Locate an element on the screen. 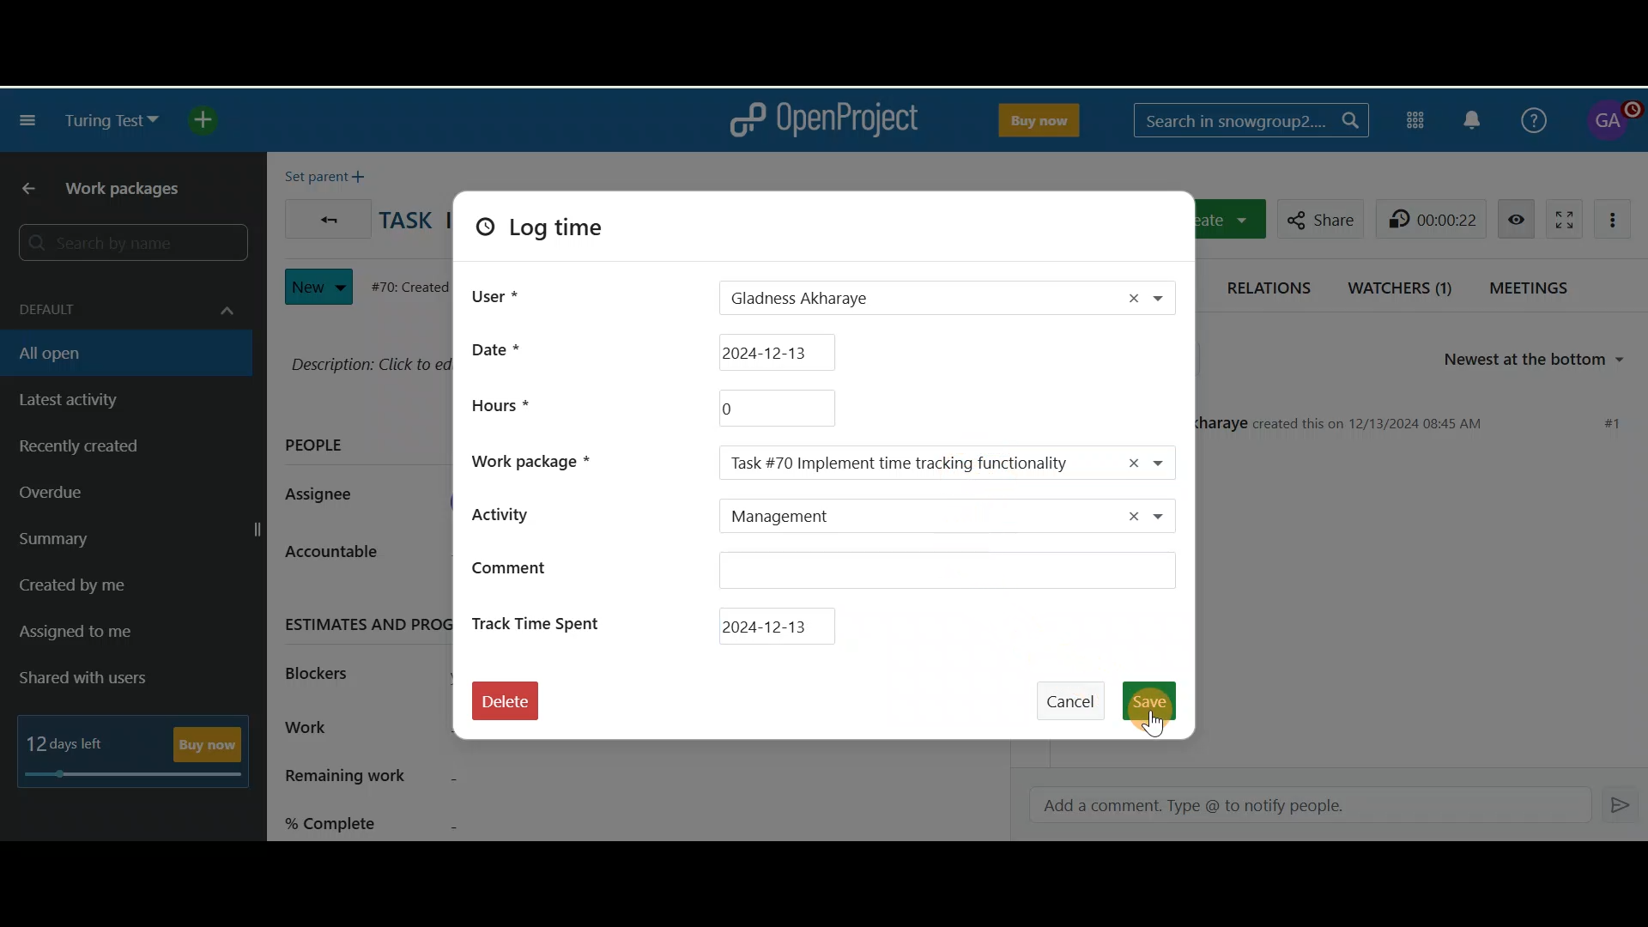 The height and width of the screenshot is (927, 1648). Default is located at coordinates (123, 300).